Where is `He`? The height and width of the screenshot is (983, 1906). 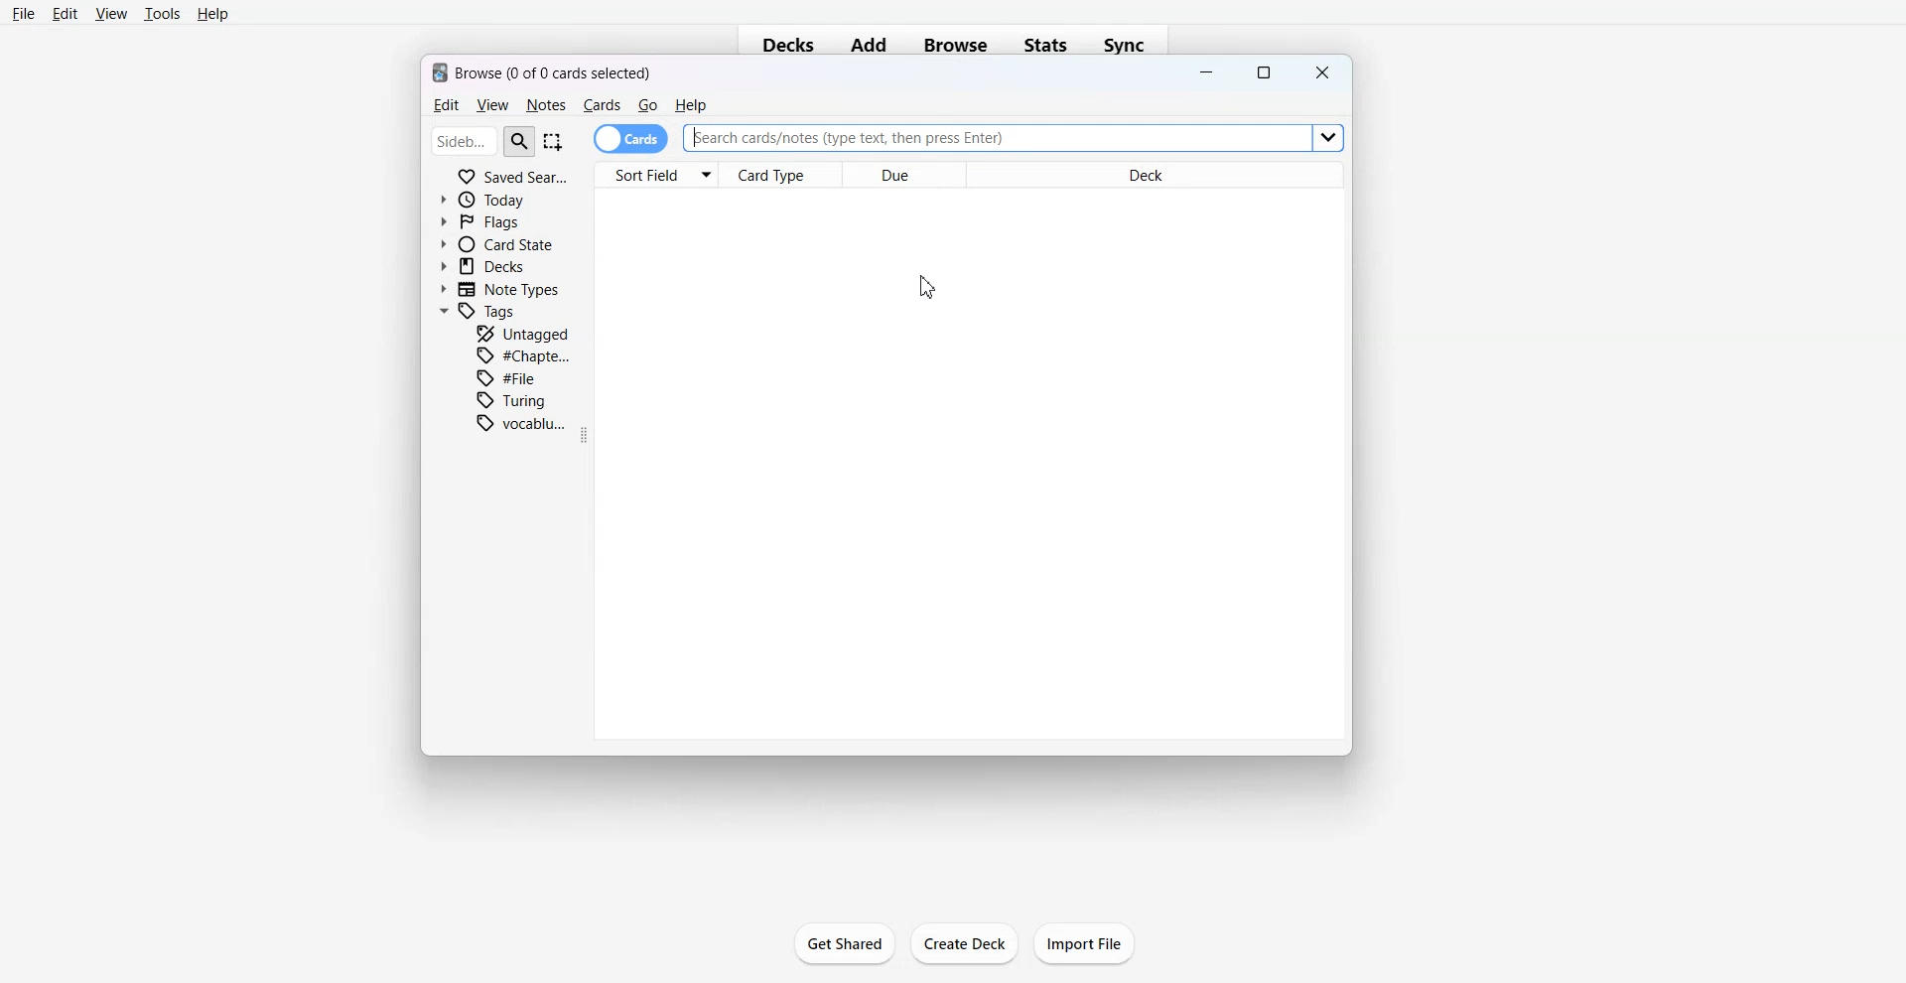
He is located at coordinates (690, 105).